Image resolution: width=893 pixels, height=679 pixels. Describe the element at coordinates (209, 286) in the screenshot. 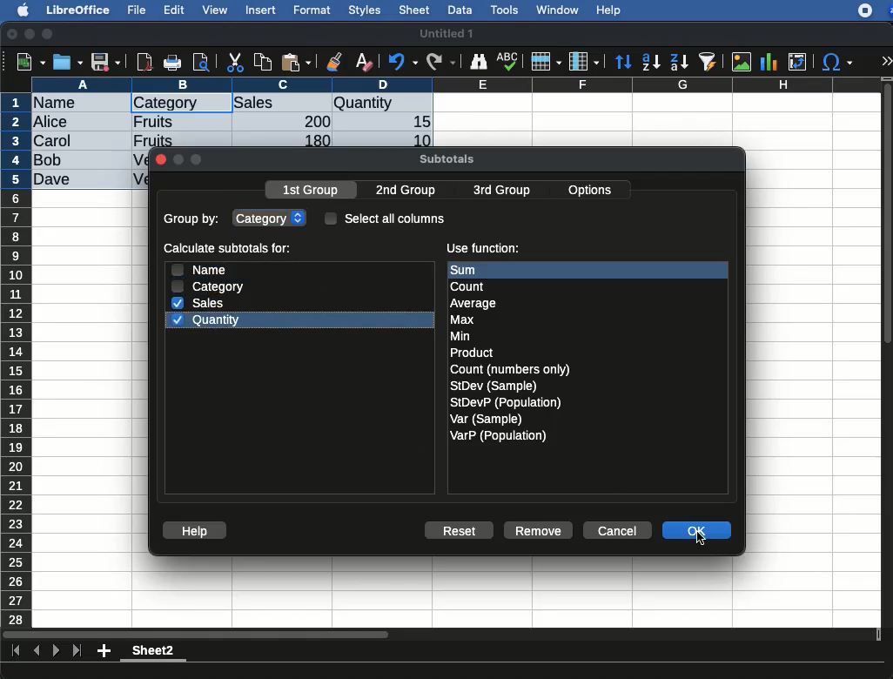

I see `category ` at that location.